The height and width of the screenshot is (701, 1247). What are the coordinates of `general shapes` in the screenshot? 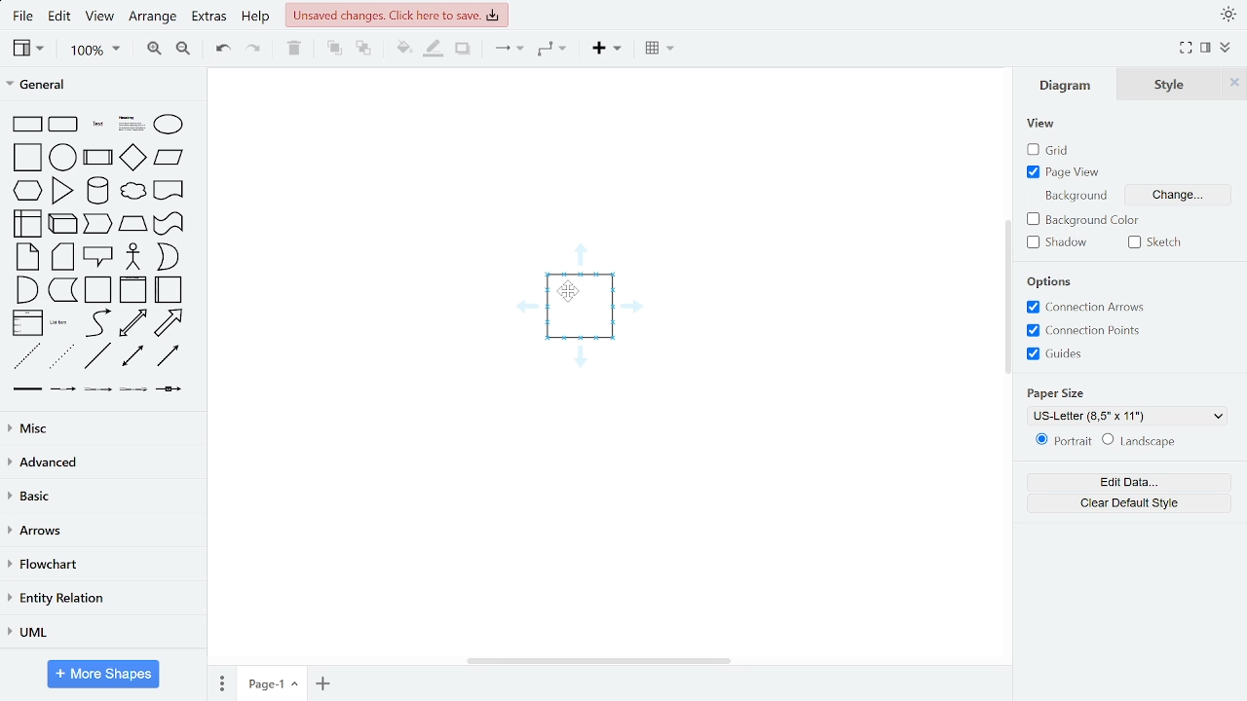 It's located at (96, 355).